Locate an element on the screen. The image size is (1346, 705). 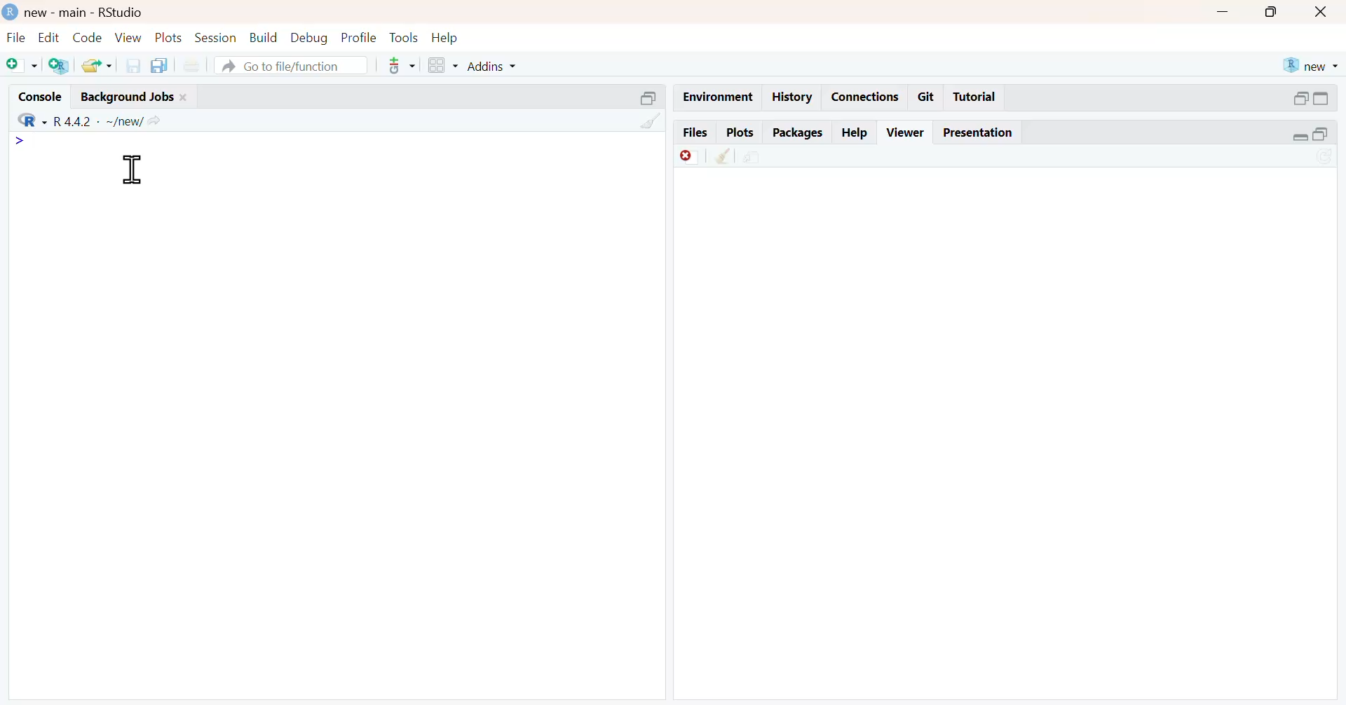
tutorial is located at coordinates (974, 99).